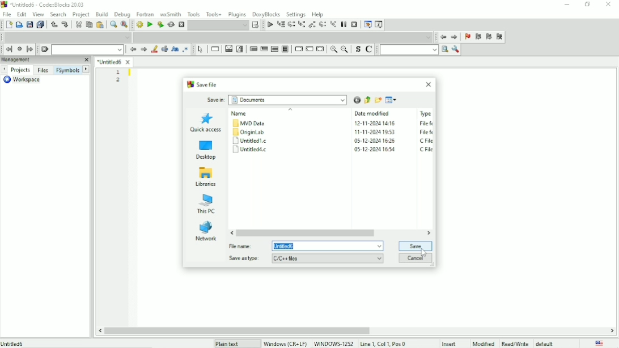 This screenshot has width=619, height=348. I want to click on Save file, so click(203, 84).